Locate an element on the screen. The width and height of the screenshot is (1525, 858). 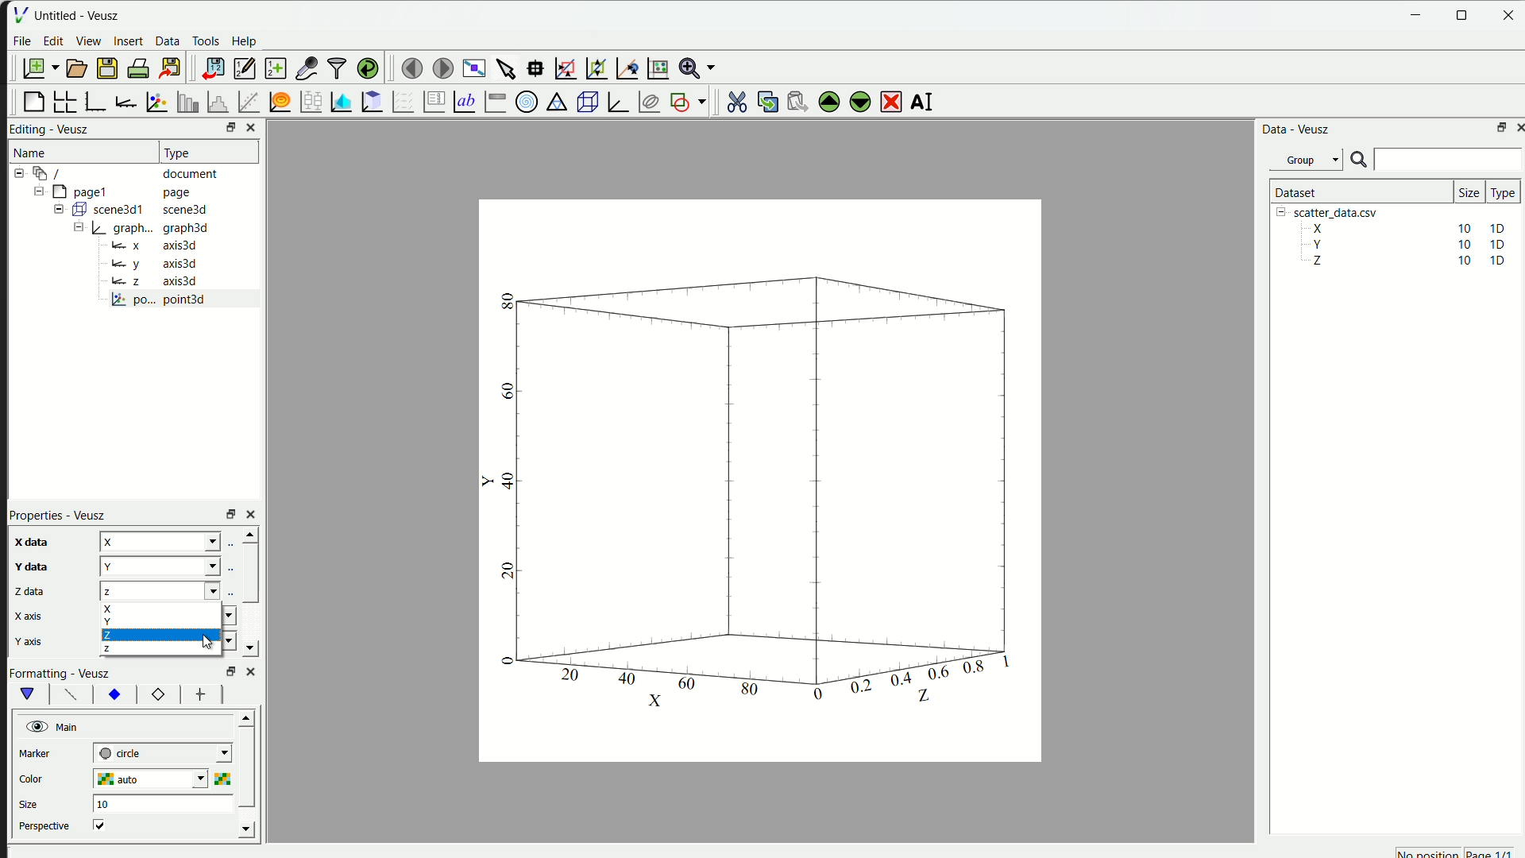
search icon is located at coordinates (1359, 160).